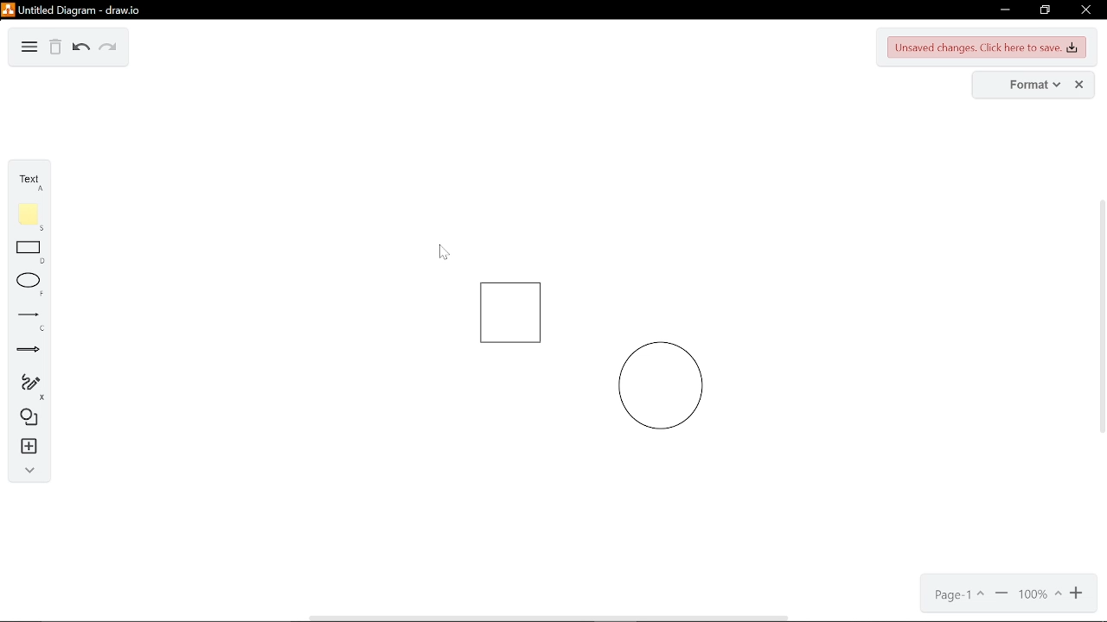  What do you see at coordinates (1004, 11) in the screenshot?
I see `minimize` at bounding box center [1004, 11].